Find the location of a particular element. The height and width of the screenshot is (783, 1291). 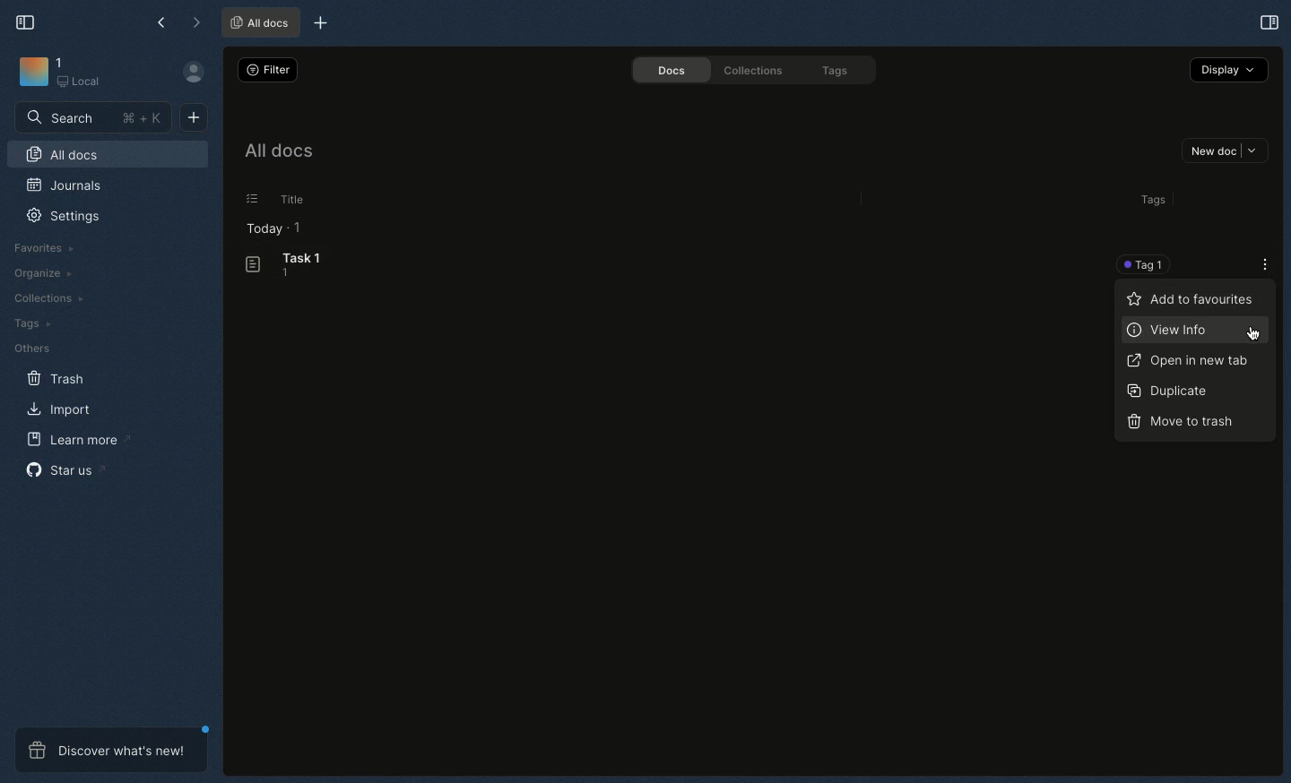

View info is located at coordinates (1168, 331).